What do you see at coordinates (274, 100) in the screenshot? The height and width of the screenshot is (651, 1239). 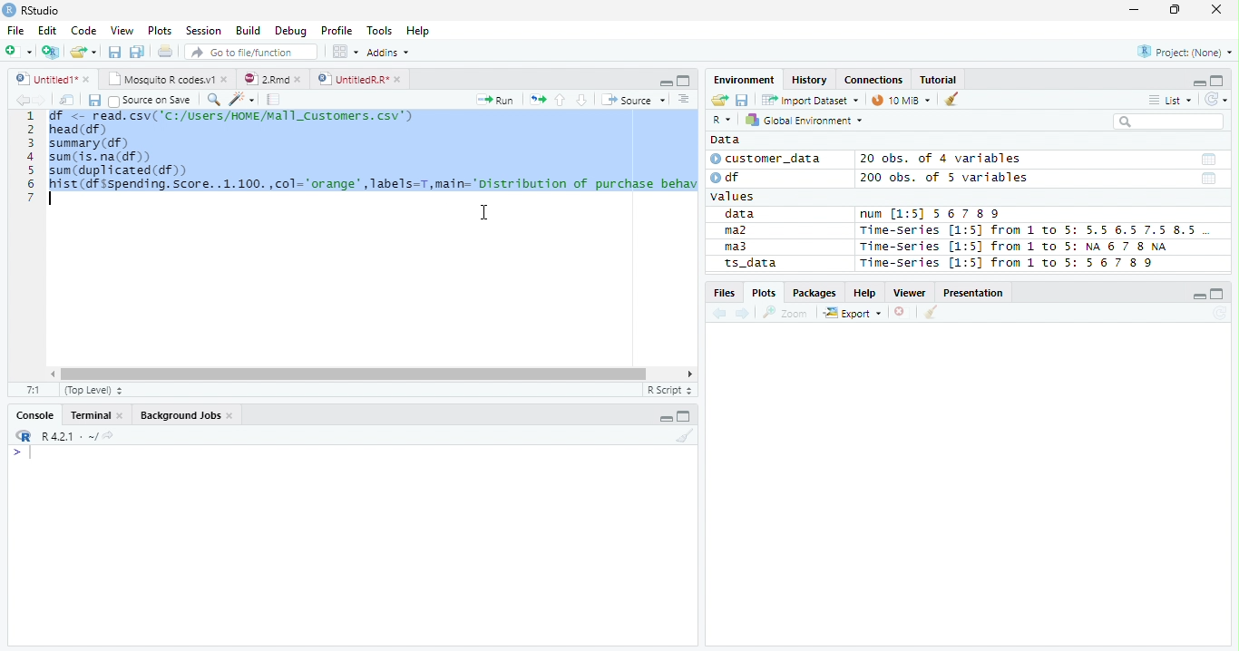 I see `Compile Report` at bounding box center [274, 100].